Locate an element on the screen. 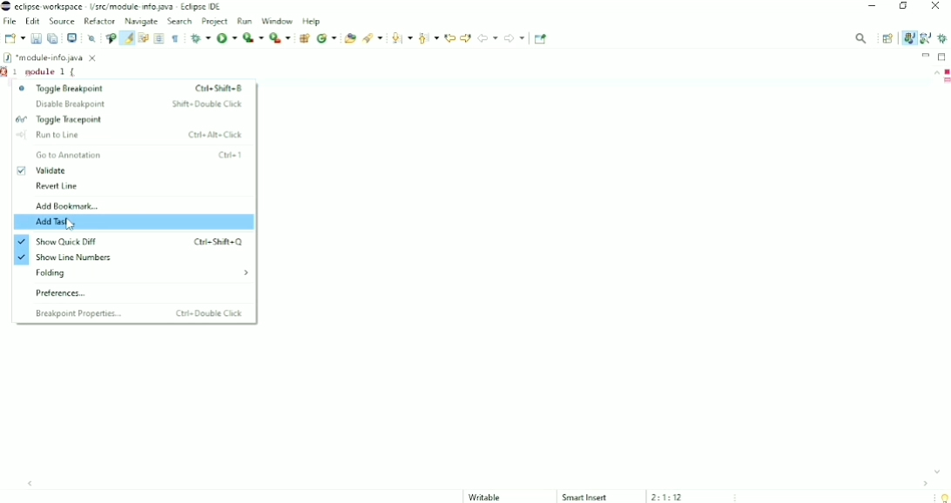 The height and width of the screenshot is (503, 951). Show Quick Diff is located at coordinates (126, 241).